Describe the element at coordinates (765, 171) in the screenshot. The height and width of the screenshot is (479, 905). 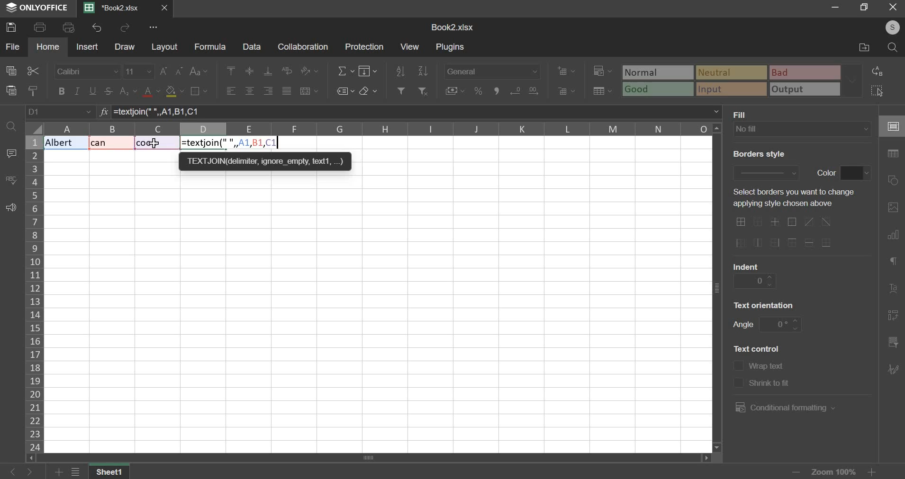
I see `border style` at that location.